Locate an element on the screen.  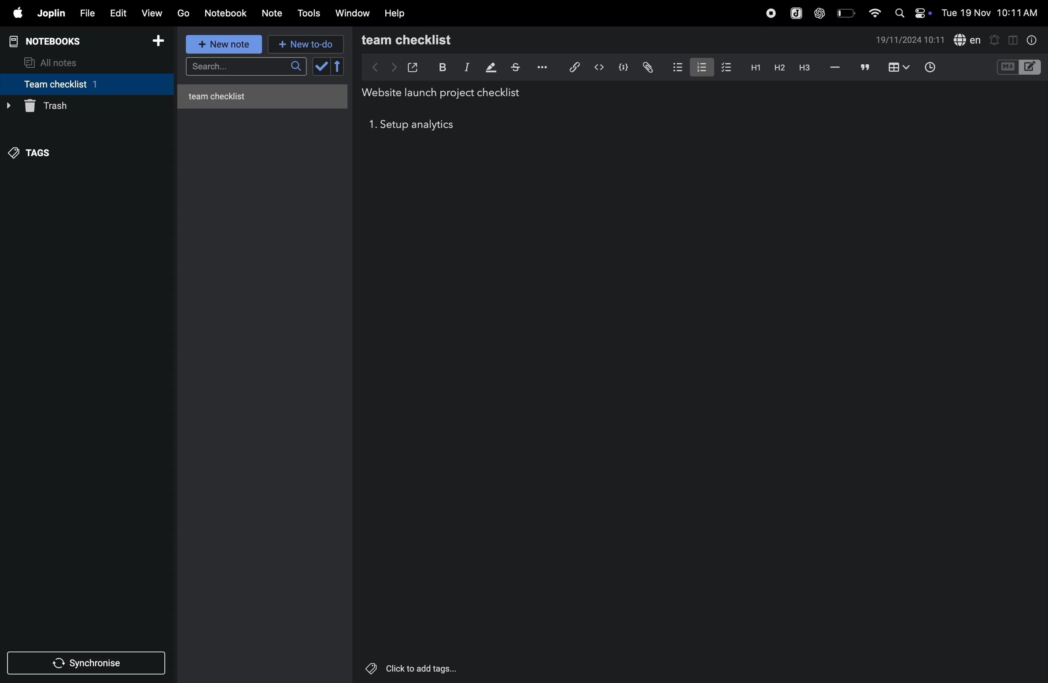
check is located at coordinates (329, 67).